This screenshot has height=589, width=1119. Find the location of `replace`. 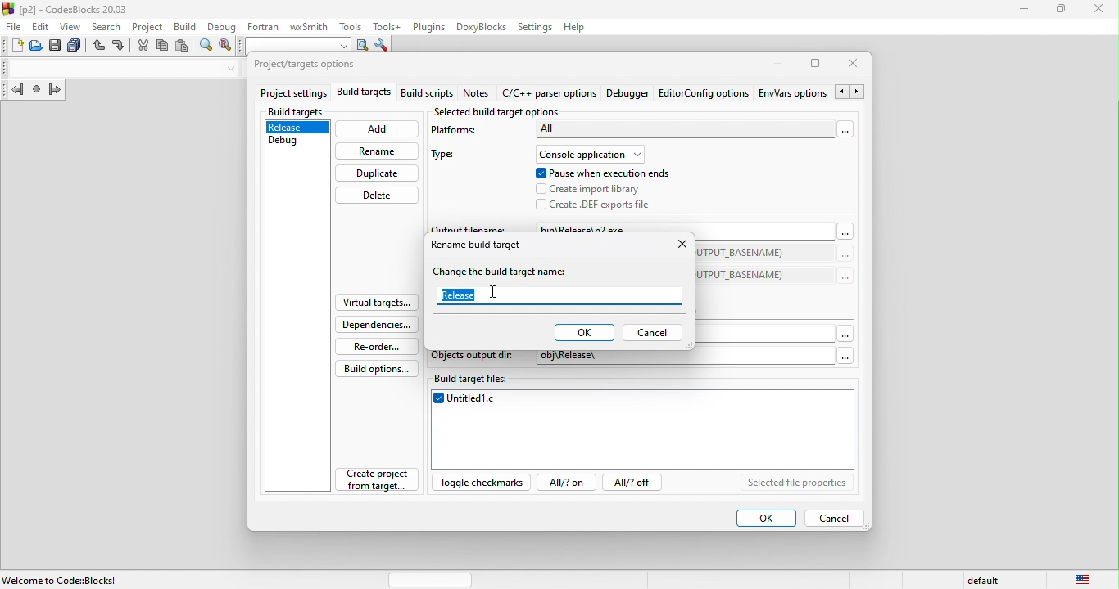

replace is located at coordinates (225, 47).